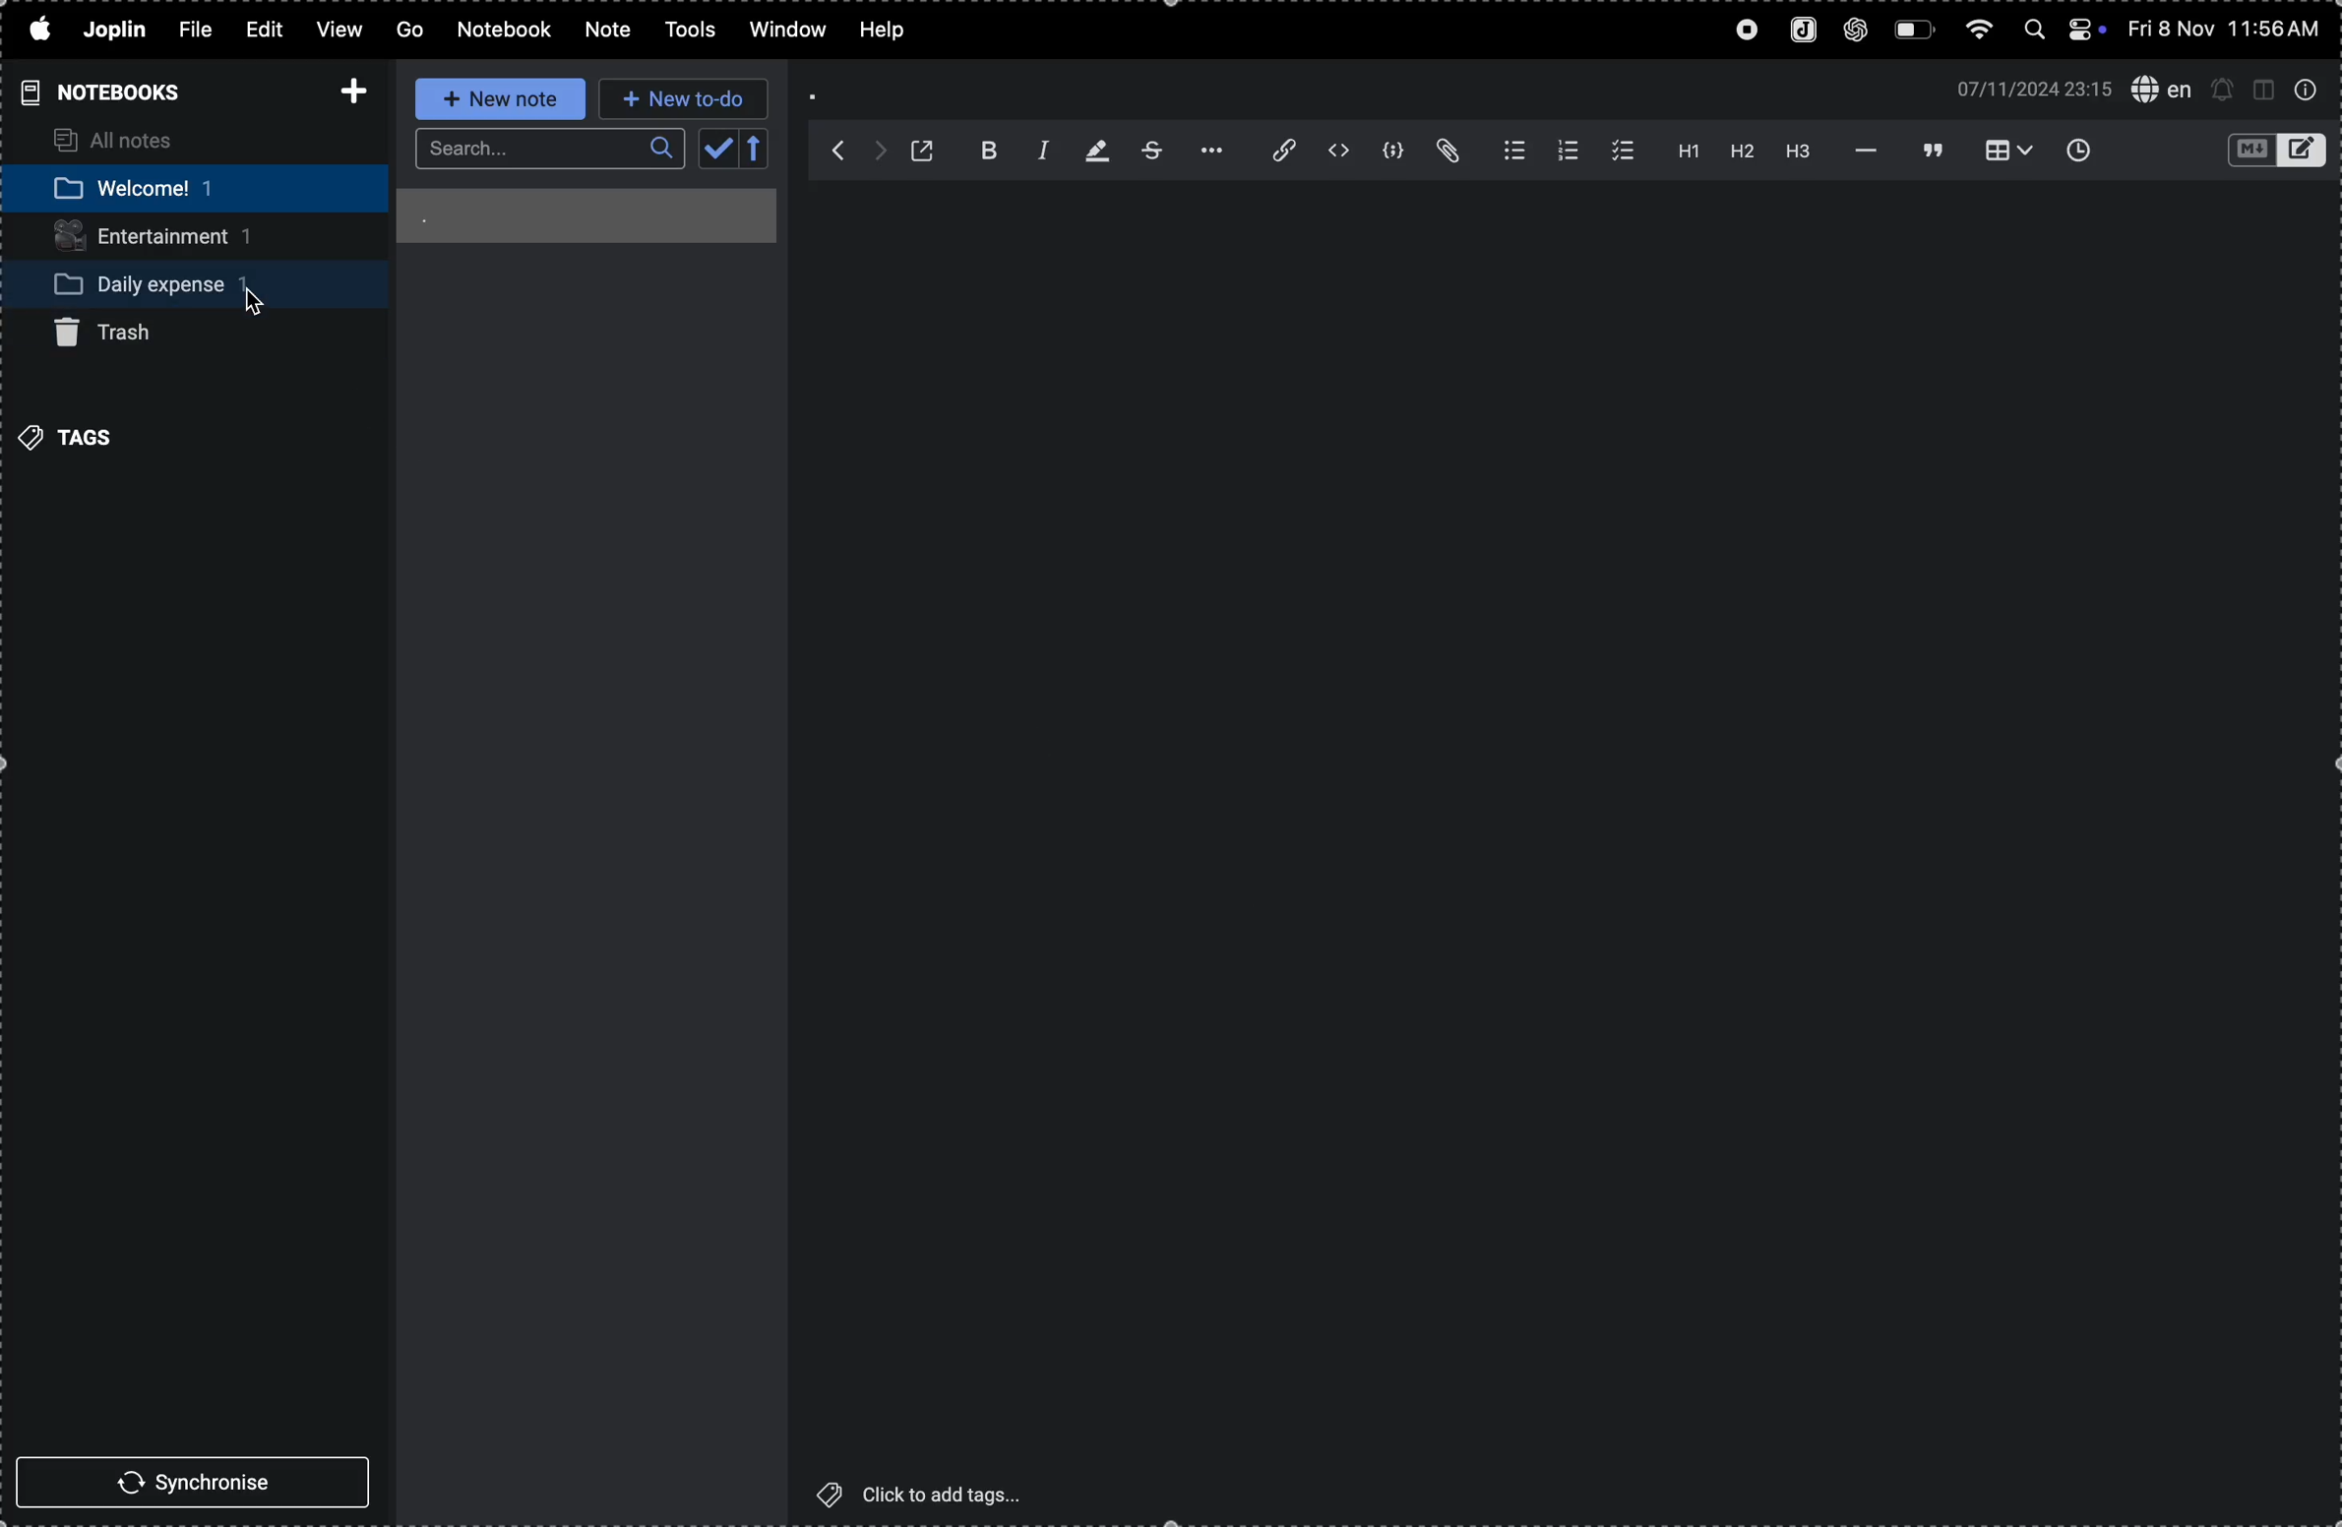 The width and height of the screenshot is (2342, 1527). What do you see at coordinates (1740, 31) in the screenshot?
I see `record` at bounding box center [1740, 31].